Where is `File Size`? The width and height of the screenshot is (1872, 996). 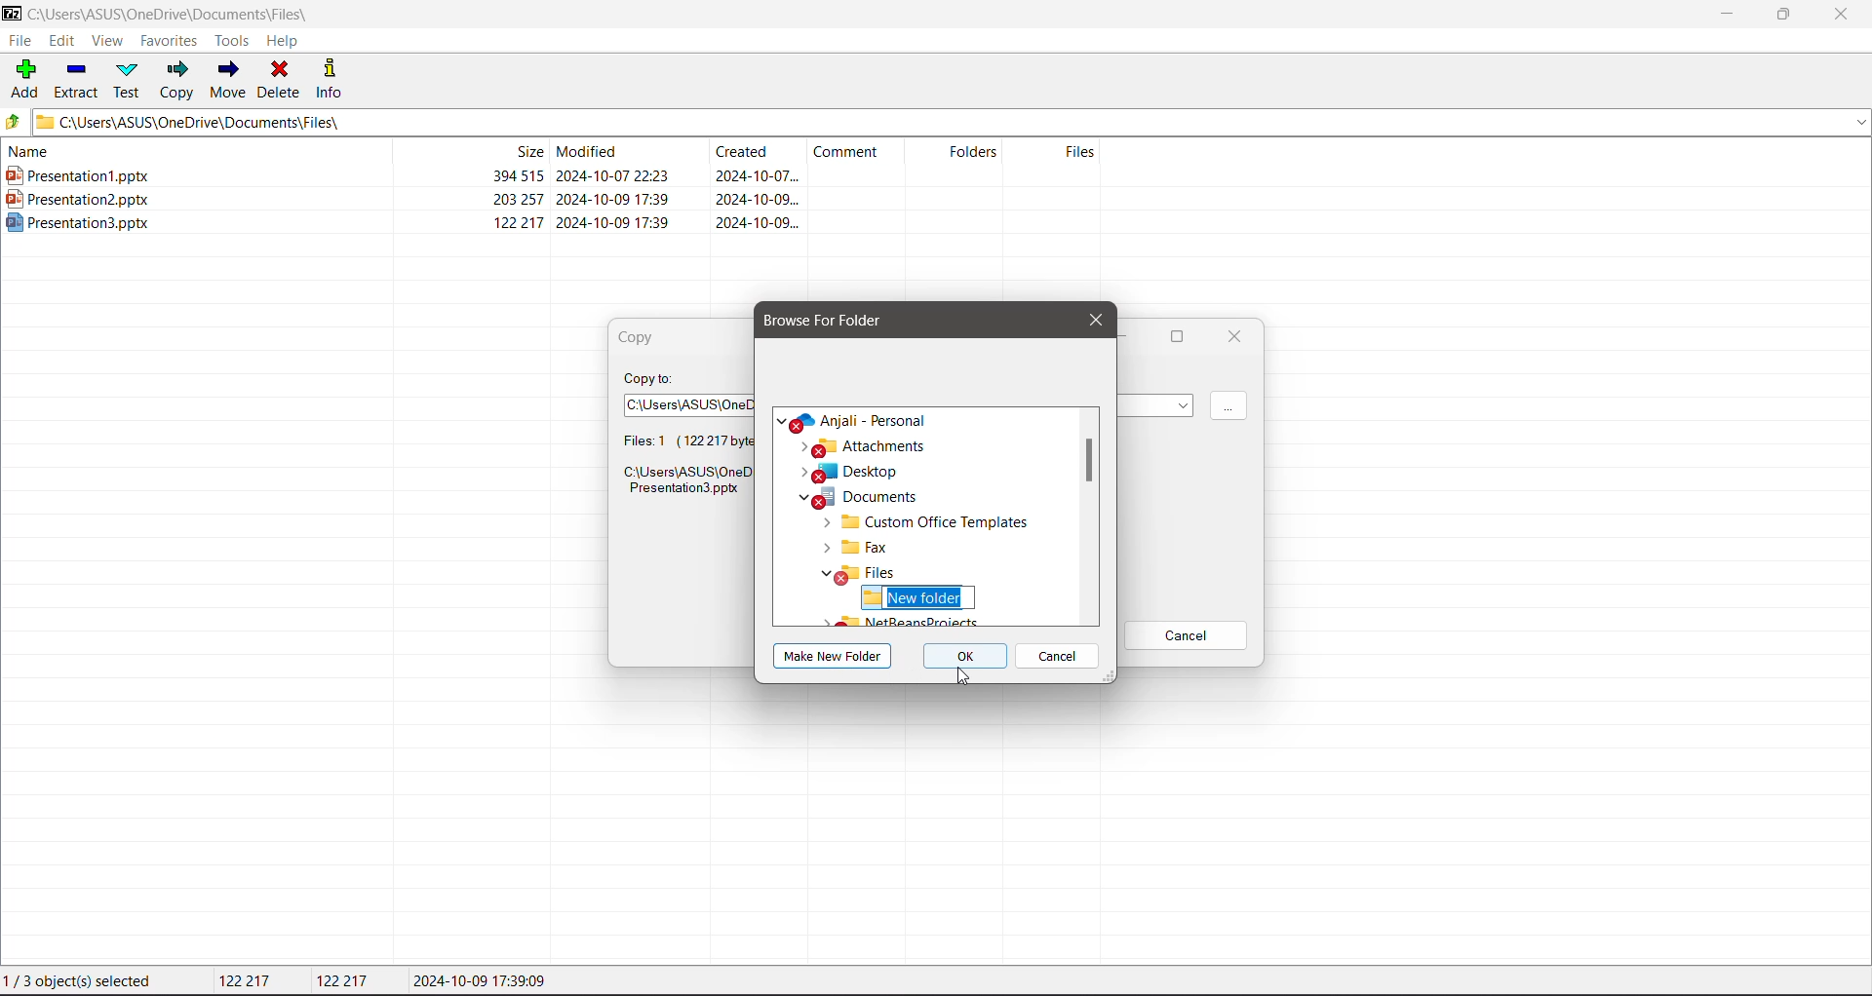 File Size is located at coordinates (468, 151).